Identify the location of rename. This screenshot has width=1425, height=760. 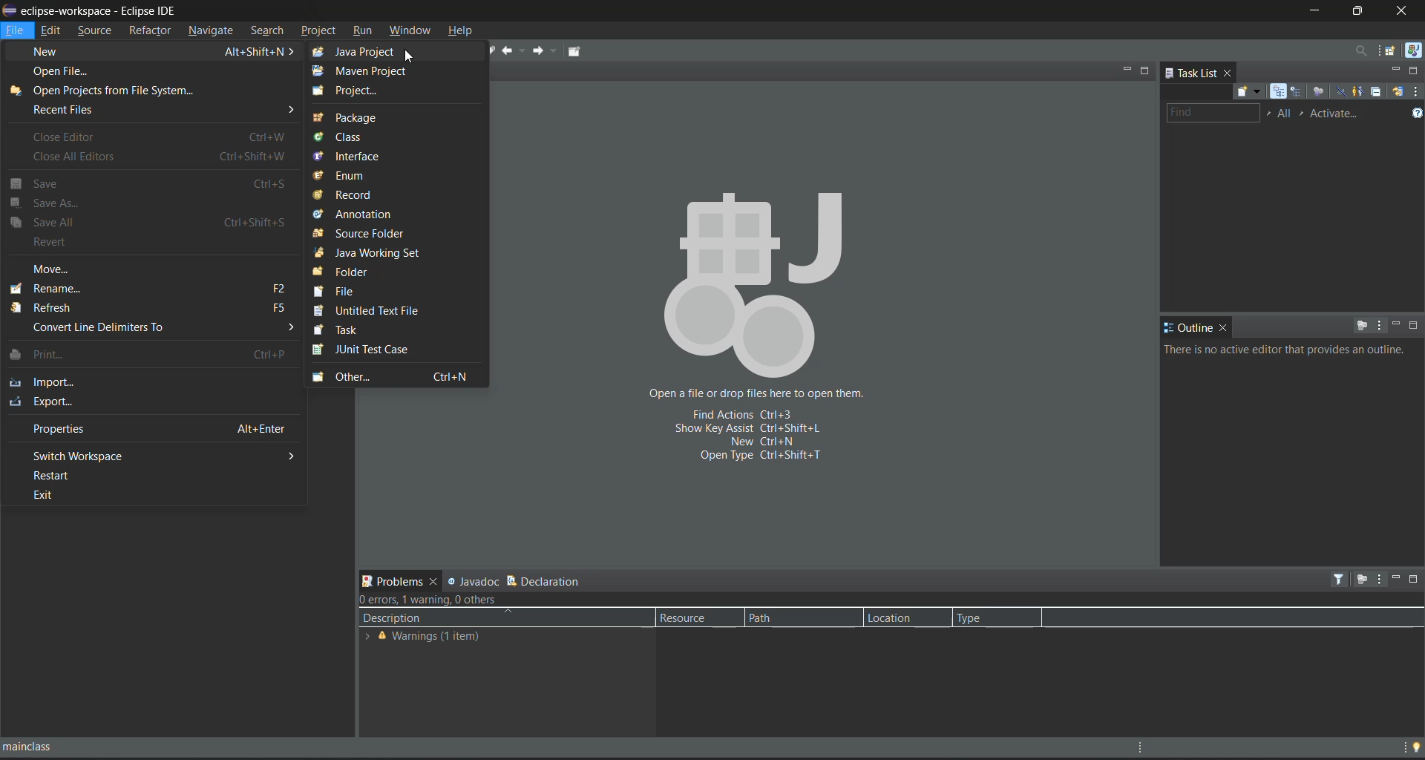
(151, 287).